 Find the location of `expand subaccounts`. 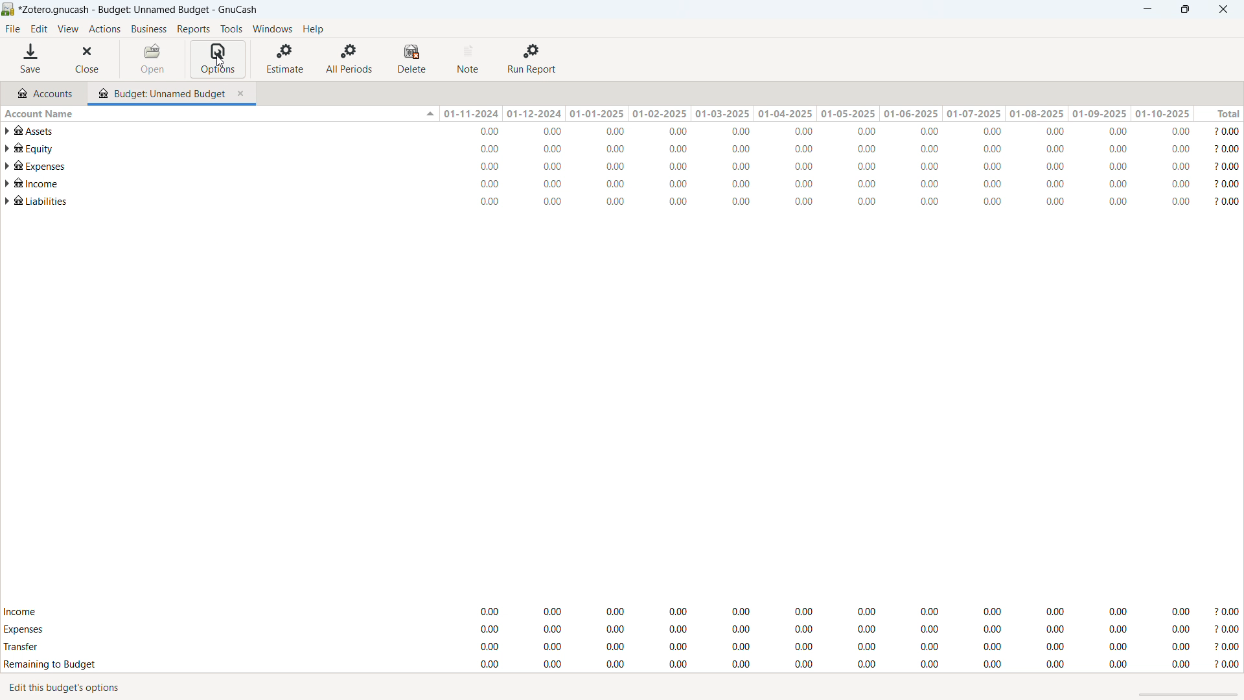

expand subaccounts is located at coordinates (8, 183).